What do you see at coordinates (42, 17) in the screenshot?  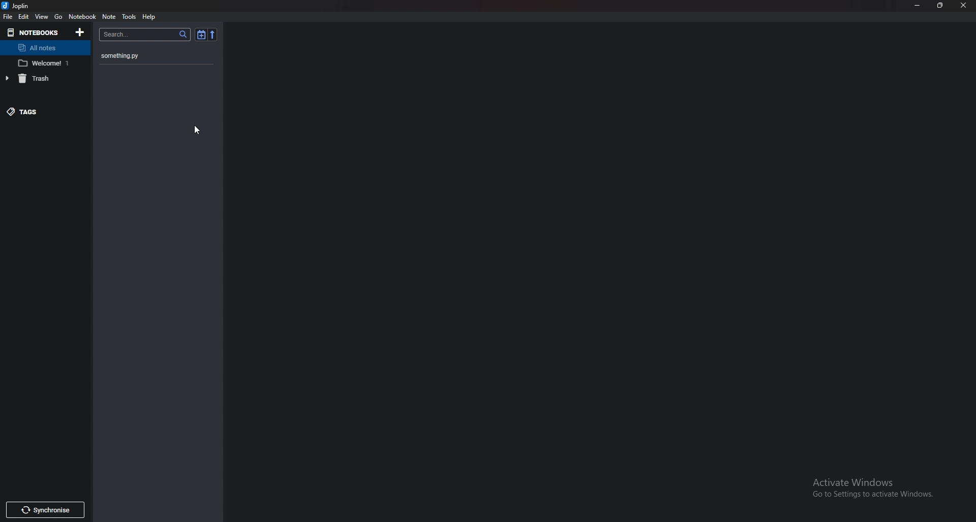 I see `view` at bounding box center [42, 17].